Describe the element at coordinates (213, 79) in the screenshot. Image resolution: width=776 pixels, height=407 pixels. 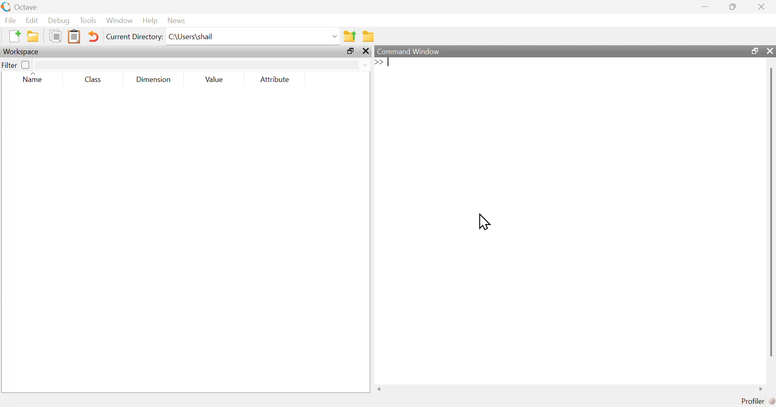
I see `Value` at that location.